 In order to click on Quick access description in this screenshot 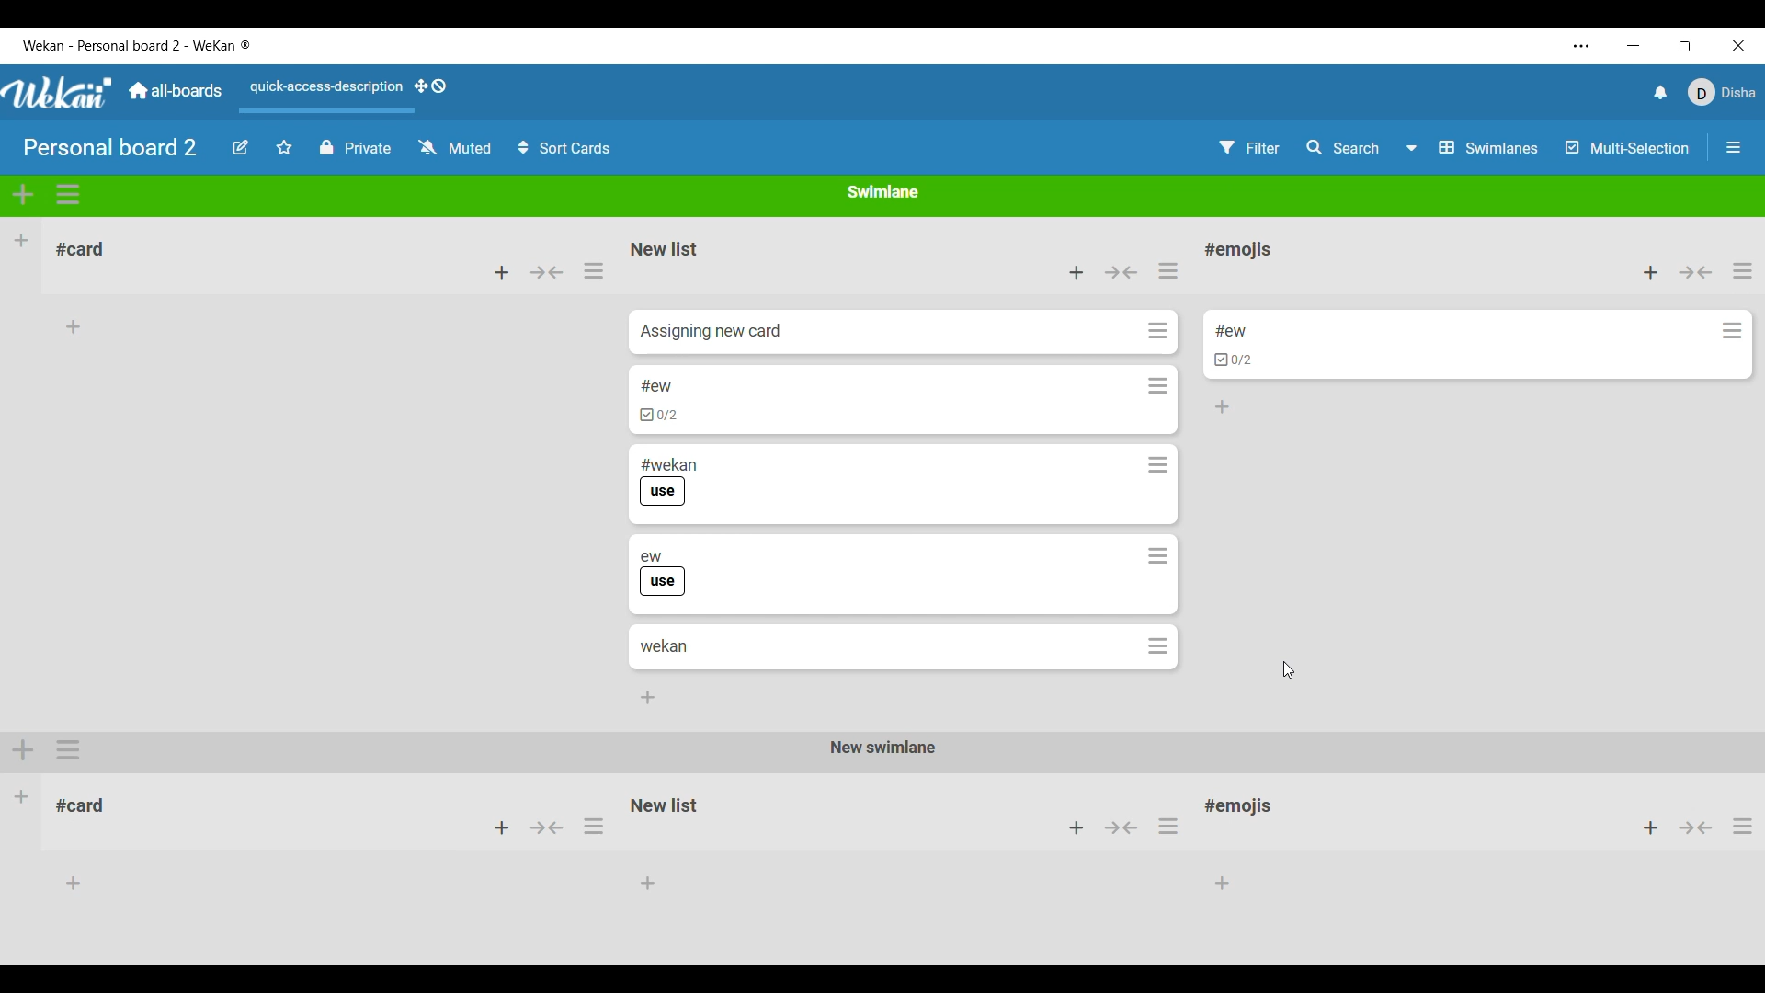, I will do `click(324, 95)`.